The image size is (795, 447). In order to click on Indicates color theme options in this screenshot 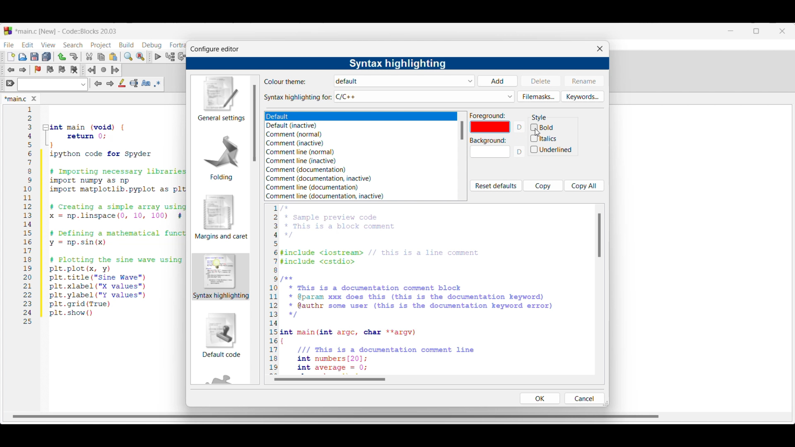, I will do `click(286, 82)`.